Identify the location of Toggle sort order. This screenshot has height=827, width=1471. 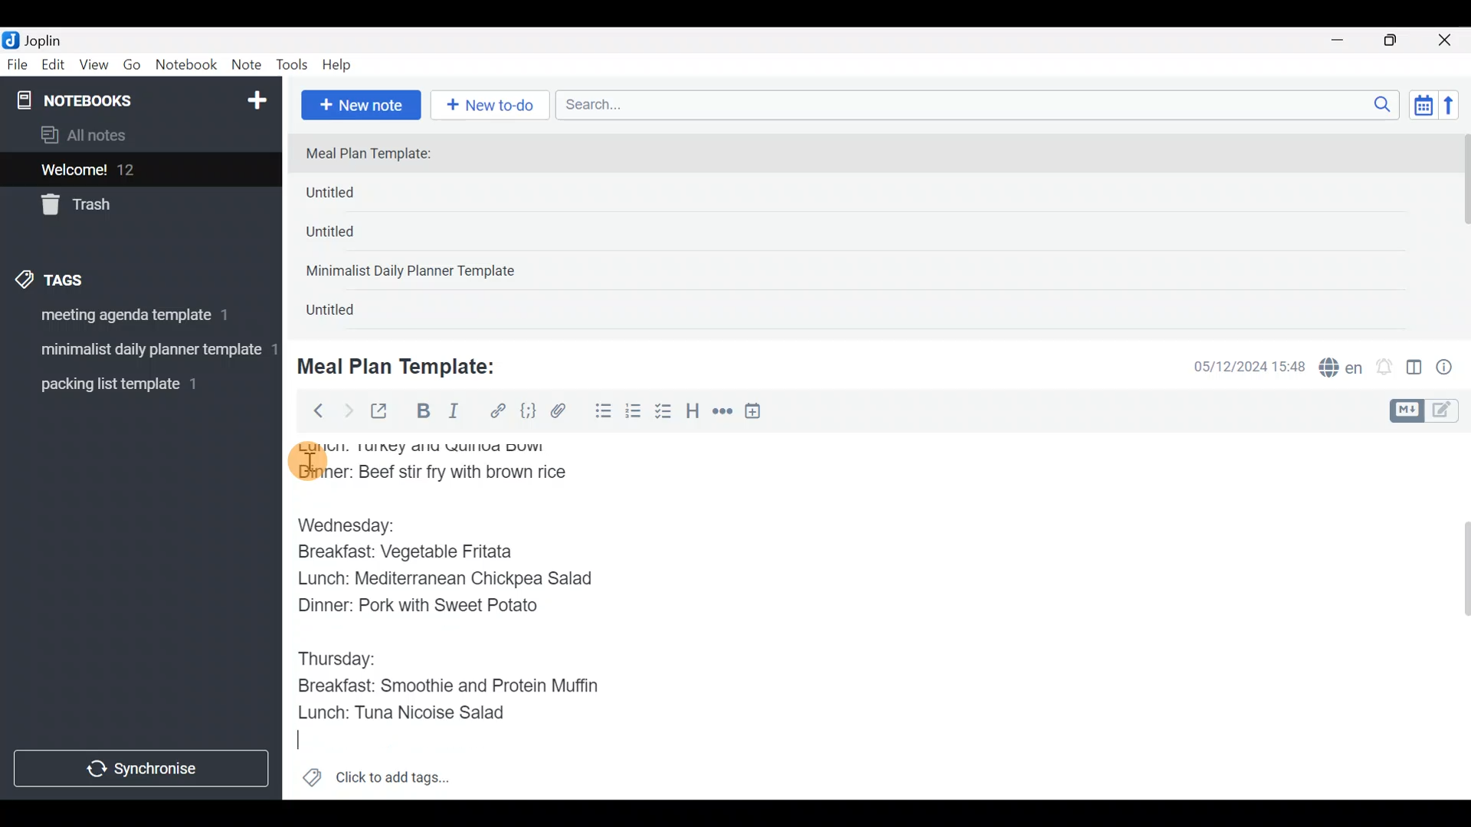
(1423, 106).